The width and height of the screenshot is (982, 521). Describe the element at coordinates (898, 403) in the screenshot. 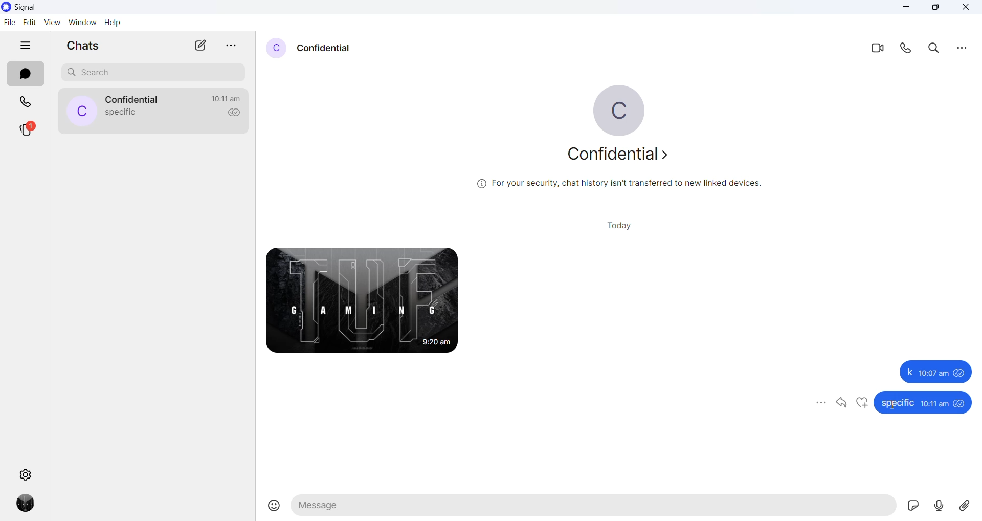

I see `specific` at that location.